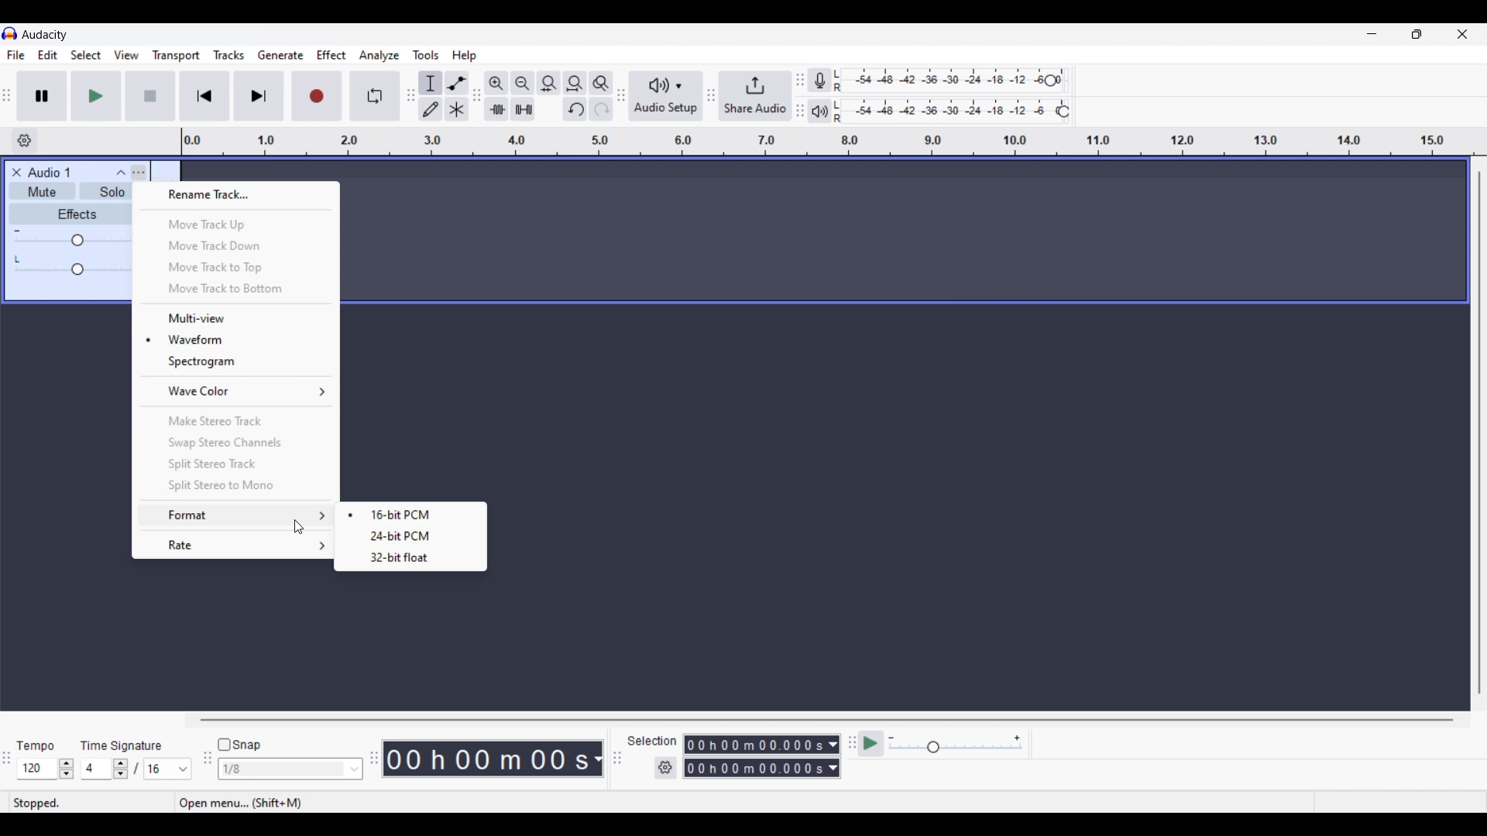 The height and width of the screenshot is (836, 1487). I want to click on Open menu... (Shift+M) (Esc to cancel), so click(290, 803).